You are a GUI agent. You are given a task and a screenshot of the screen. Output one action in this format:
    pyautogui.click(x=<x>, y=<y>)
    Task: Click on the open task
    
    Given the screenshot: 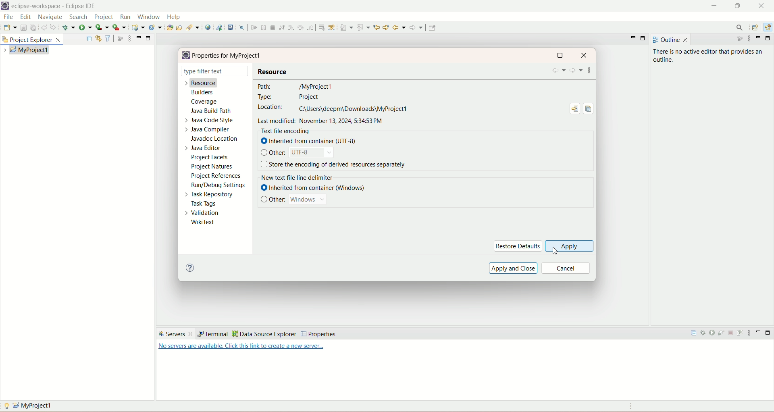 What is the action you would take?
    pyautogui.click(x=180, y=27)
    